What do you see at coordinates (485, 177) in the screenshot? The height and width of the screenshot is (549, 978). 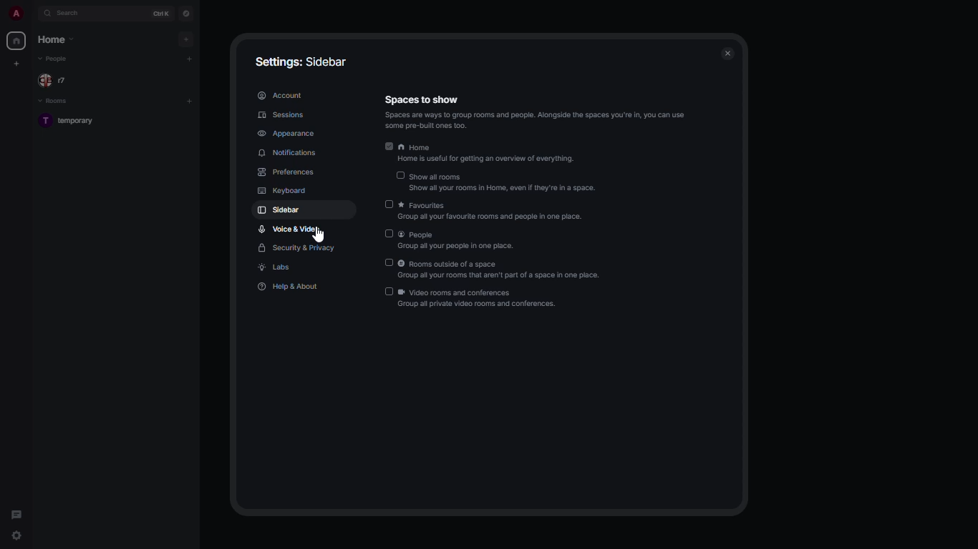 I see `show all rooms` at bounding box center [485, 177].